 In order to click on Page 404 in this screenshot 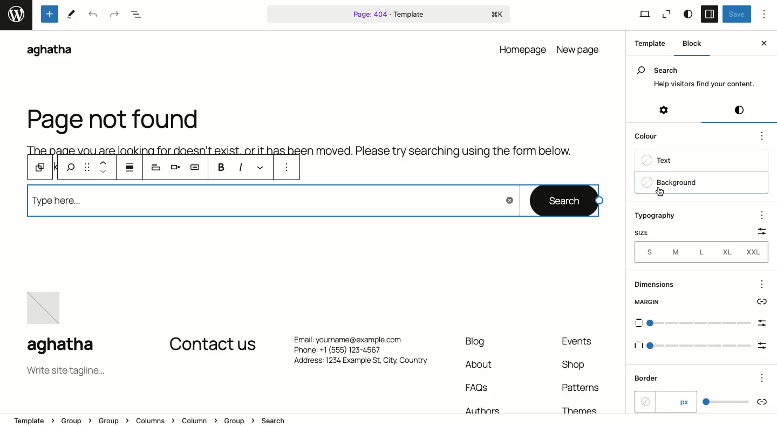, I will do `click(390, 13)`.